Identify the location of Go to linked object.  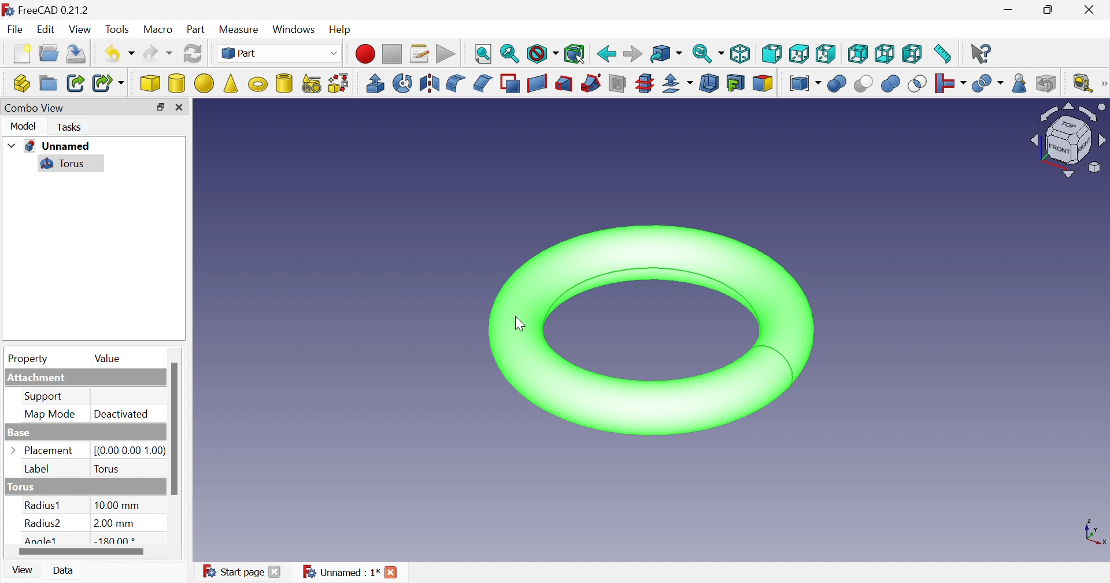
(664, 54).